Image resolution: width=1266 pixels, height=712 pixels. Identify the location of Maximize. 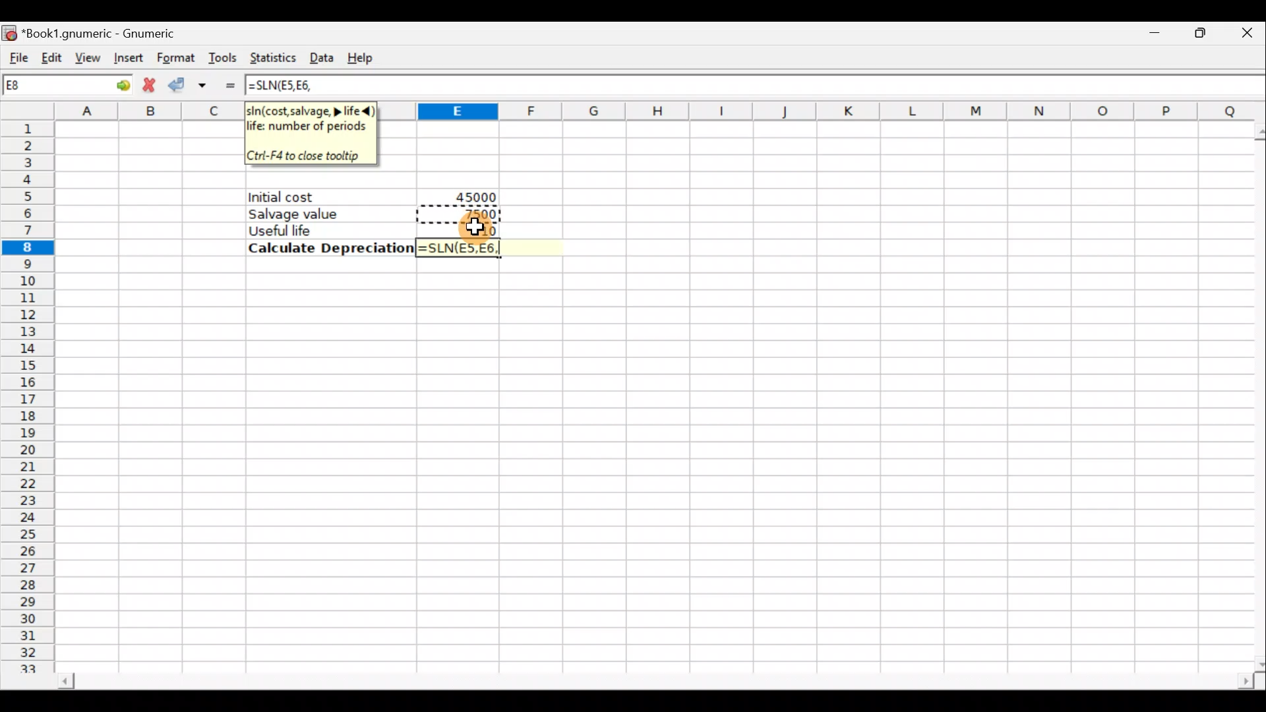
(1193, 36).